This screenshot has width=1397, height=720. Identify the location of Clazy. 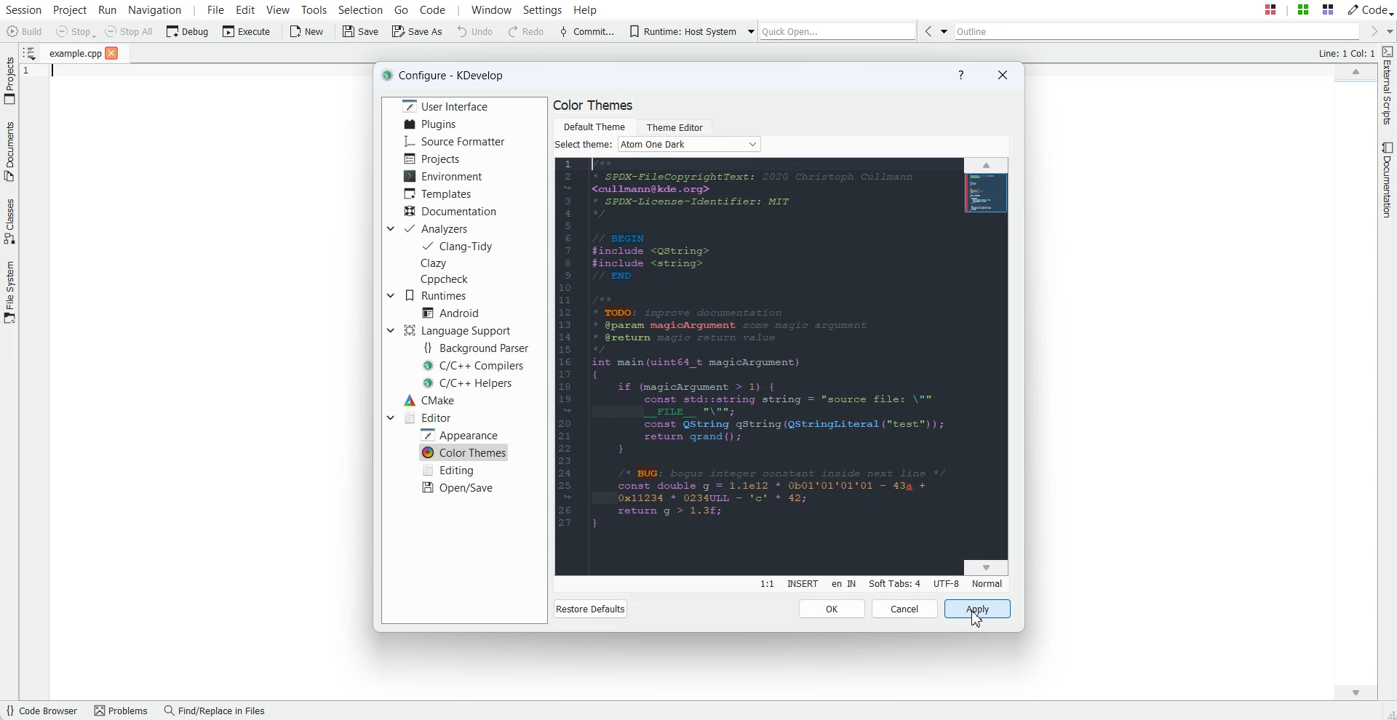
(448, 263).